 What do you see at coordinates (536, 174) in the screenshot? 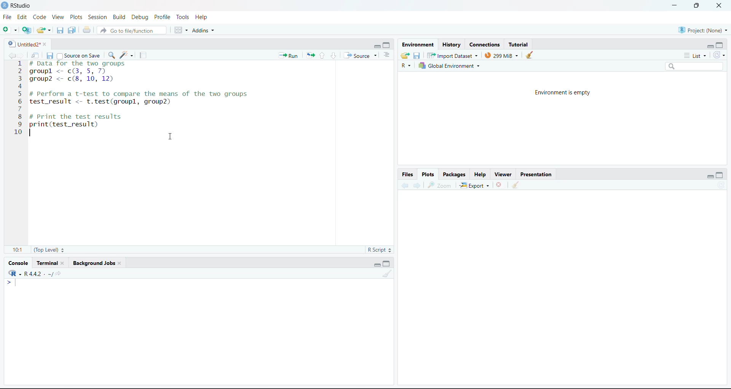
I see `Presentation` at bounding box center [536, 174].